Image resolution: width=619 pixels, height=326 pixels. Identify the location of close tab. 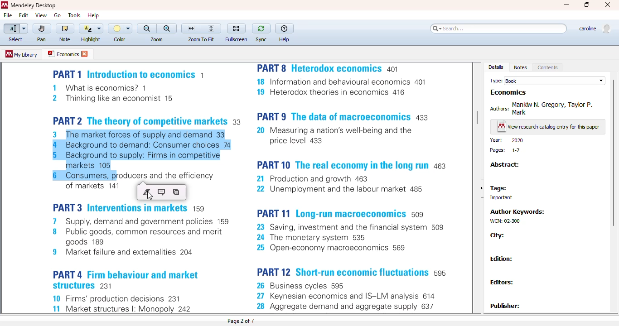
(85, 54).